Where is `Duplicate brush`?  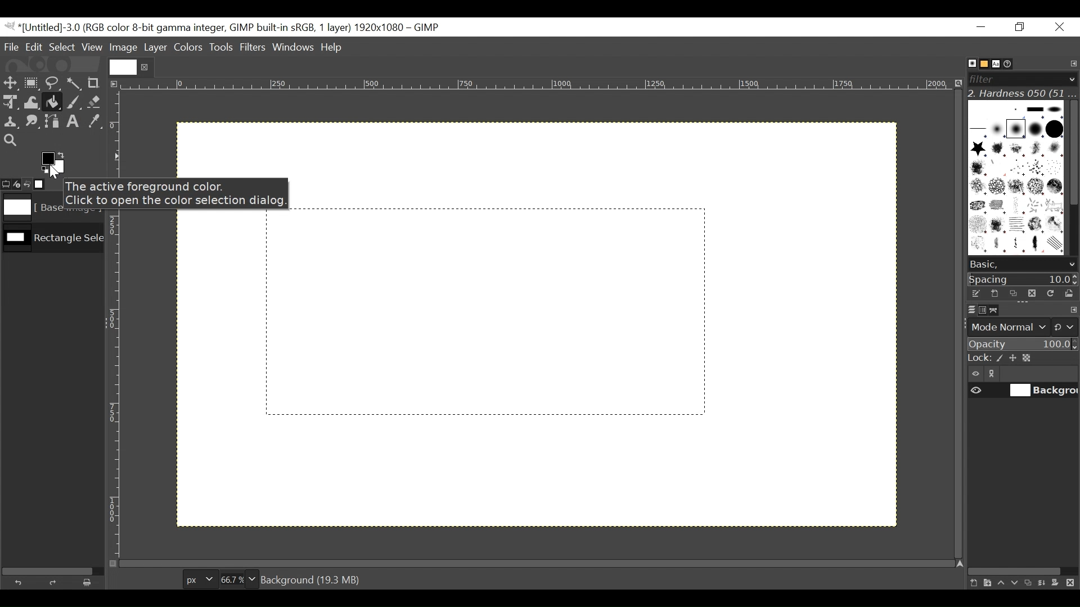
Duplicate brush is located at coordinates (1031, 293).